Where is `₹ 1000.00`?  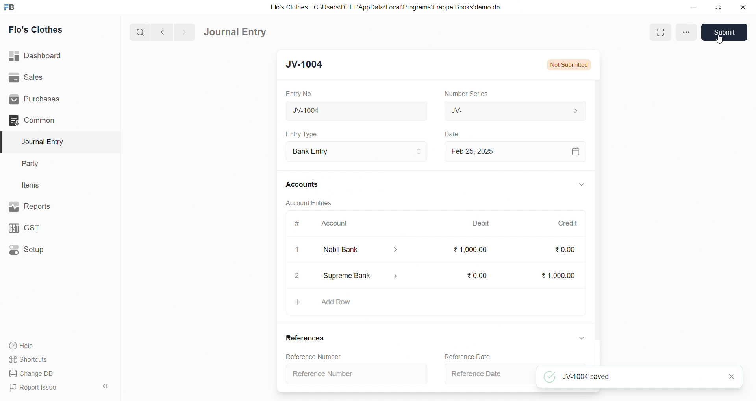
₹ 1000.00 is located at coordinates (559, 274).